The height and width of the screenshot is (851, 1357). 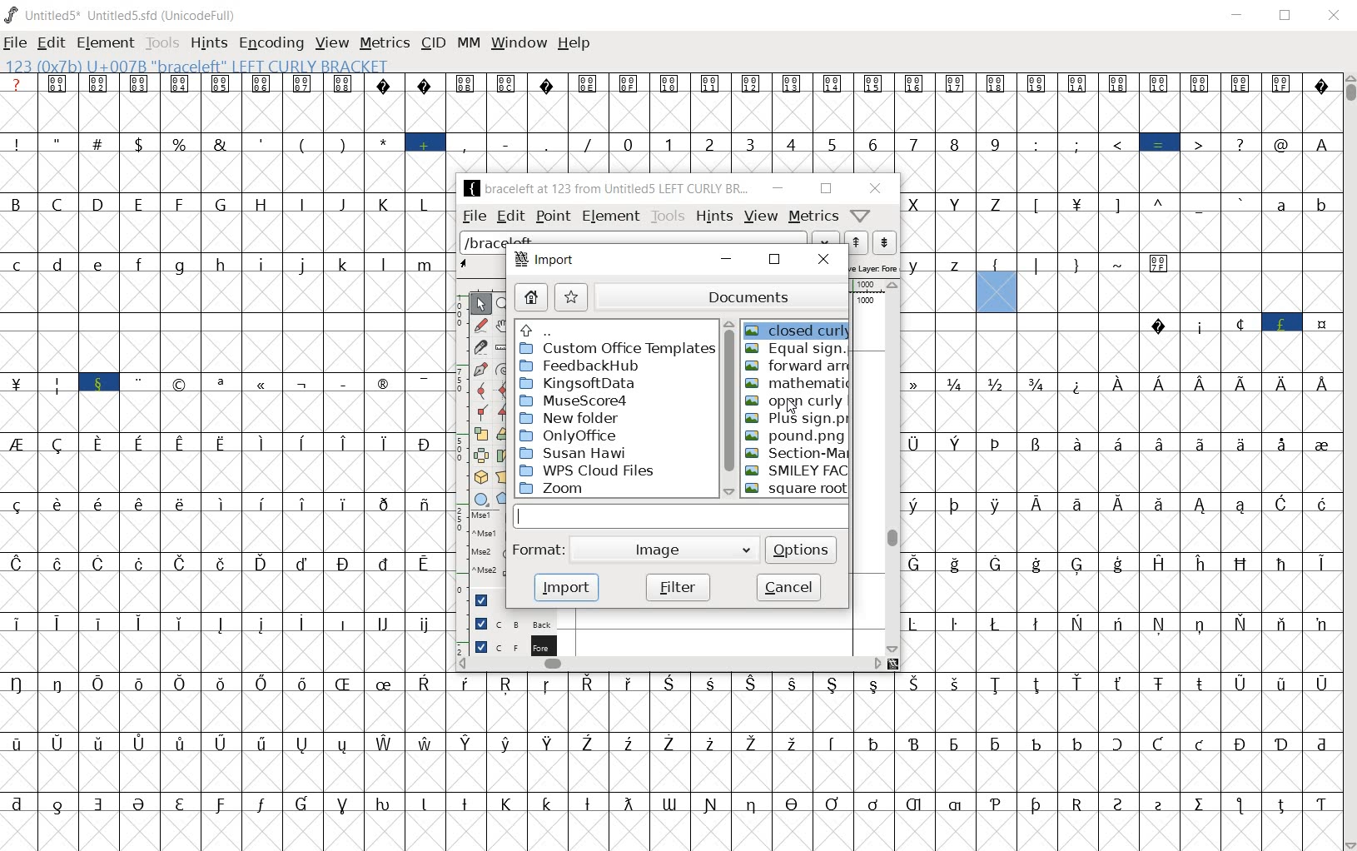 I want to click on show the next word on the list, so click(x=858, y=242).